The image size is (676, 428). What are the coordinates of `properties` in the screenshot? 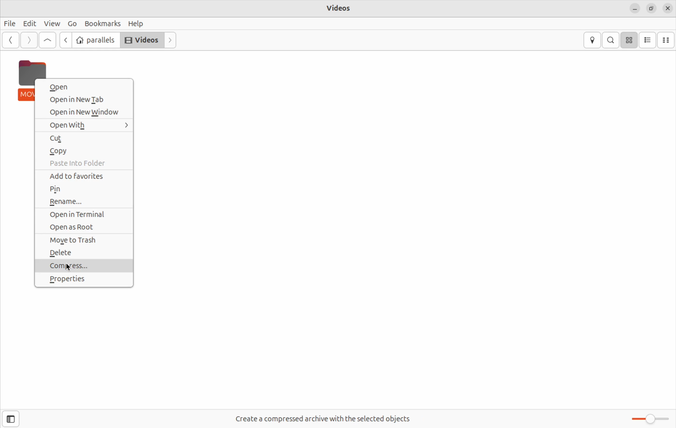 It's located at (88, 281).